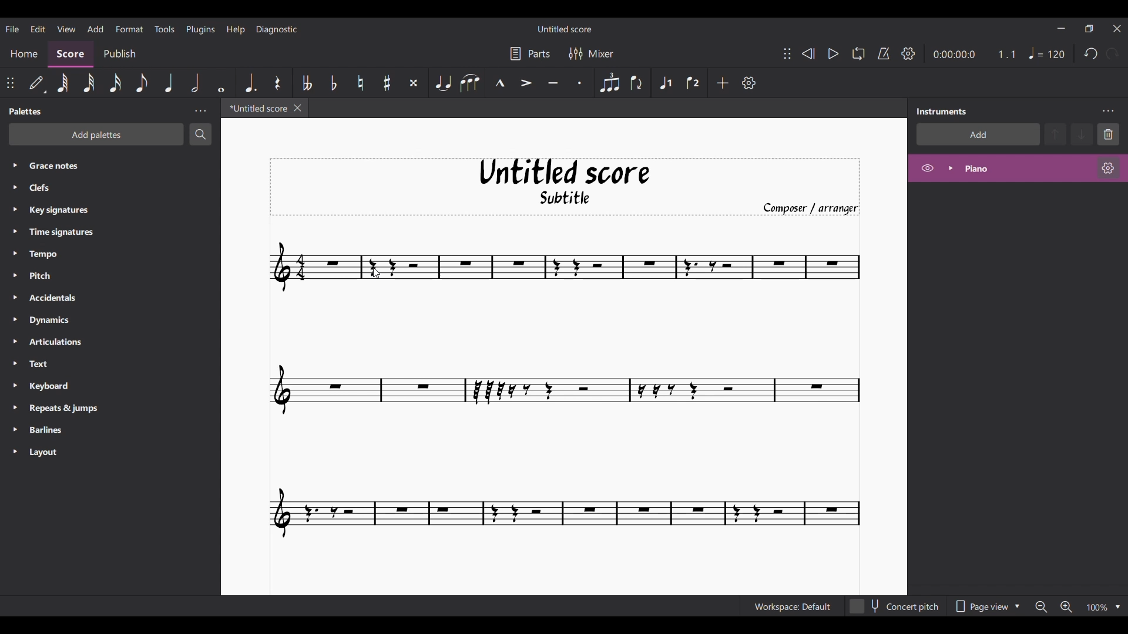  Describe the element at coordinates (1066, 607) in the screenshot. I see `Zoom in` at that location.